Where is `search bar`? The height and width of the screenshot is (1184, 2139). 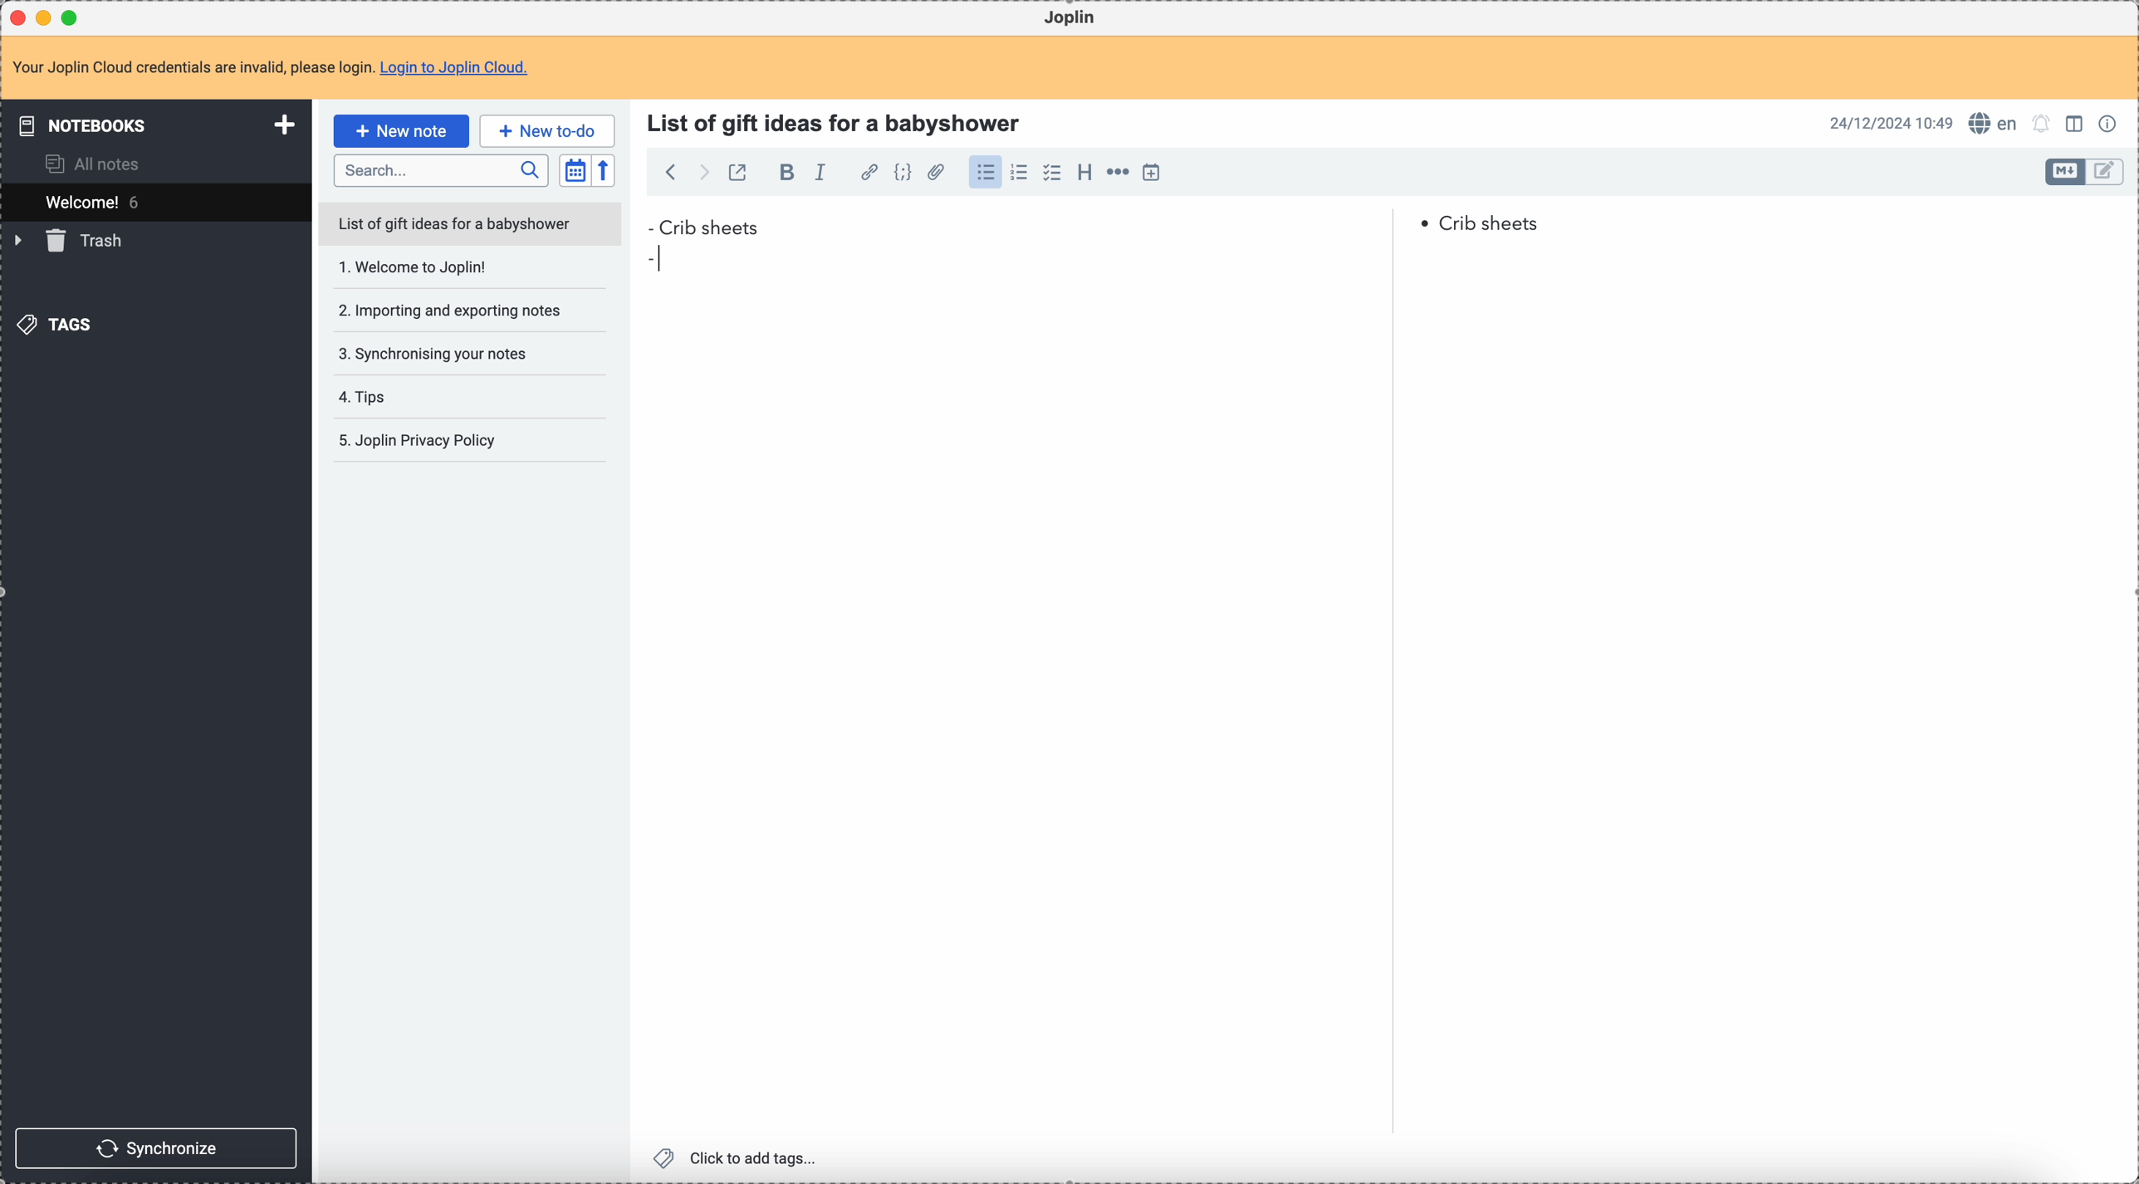 search bar is located at coordinates (441, 171).